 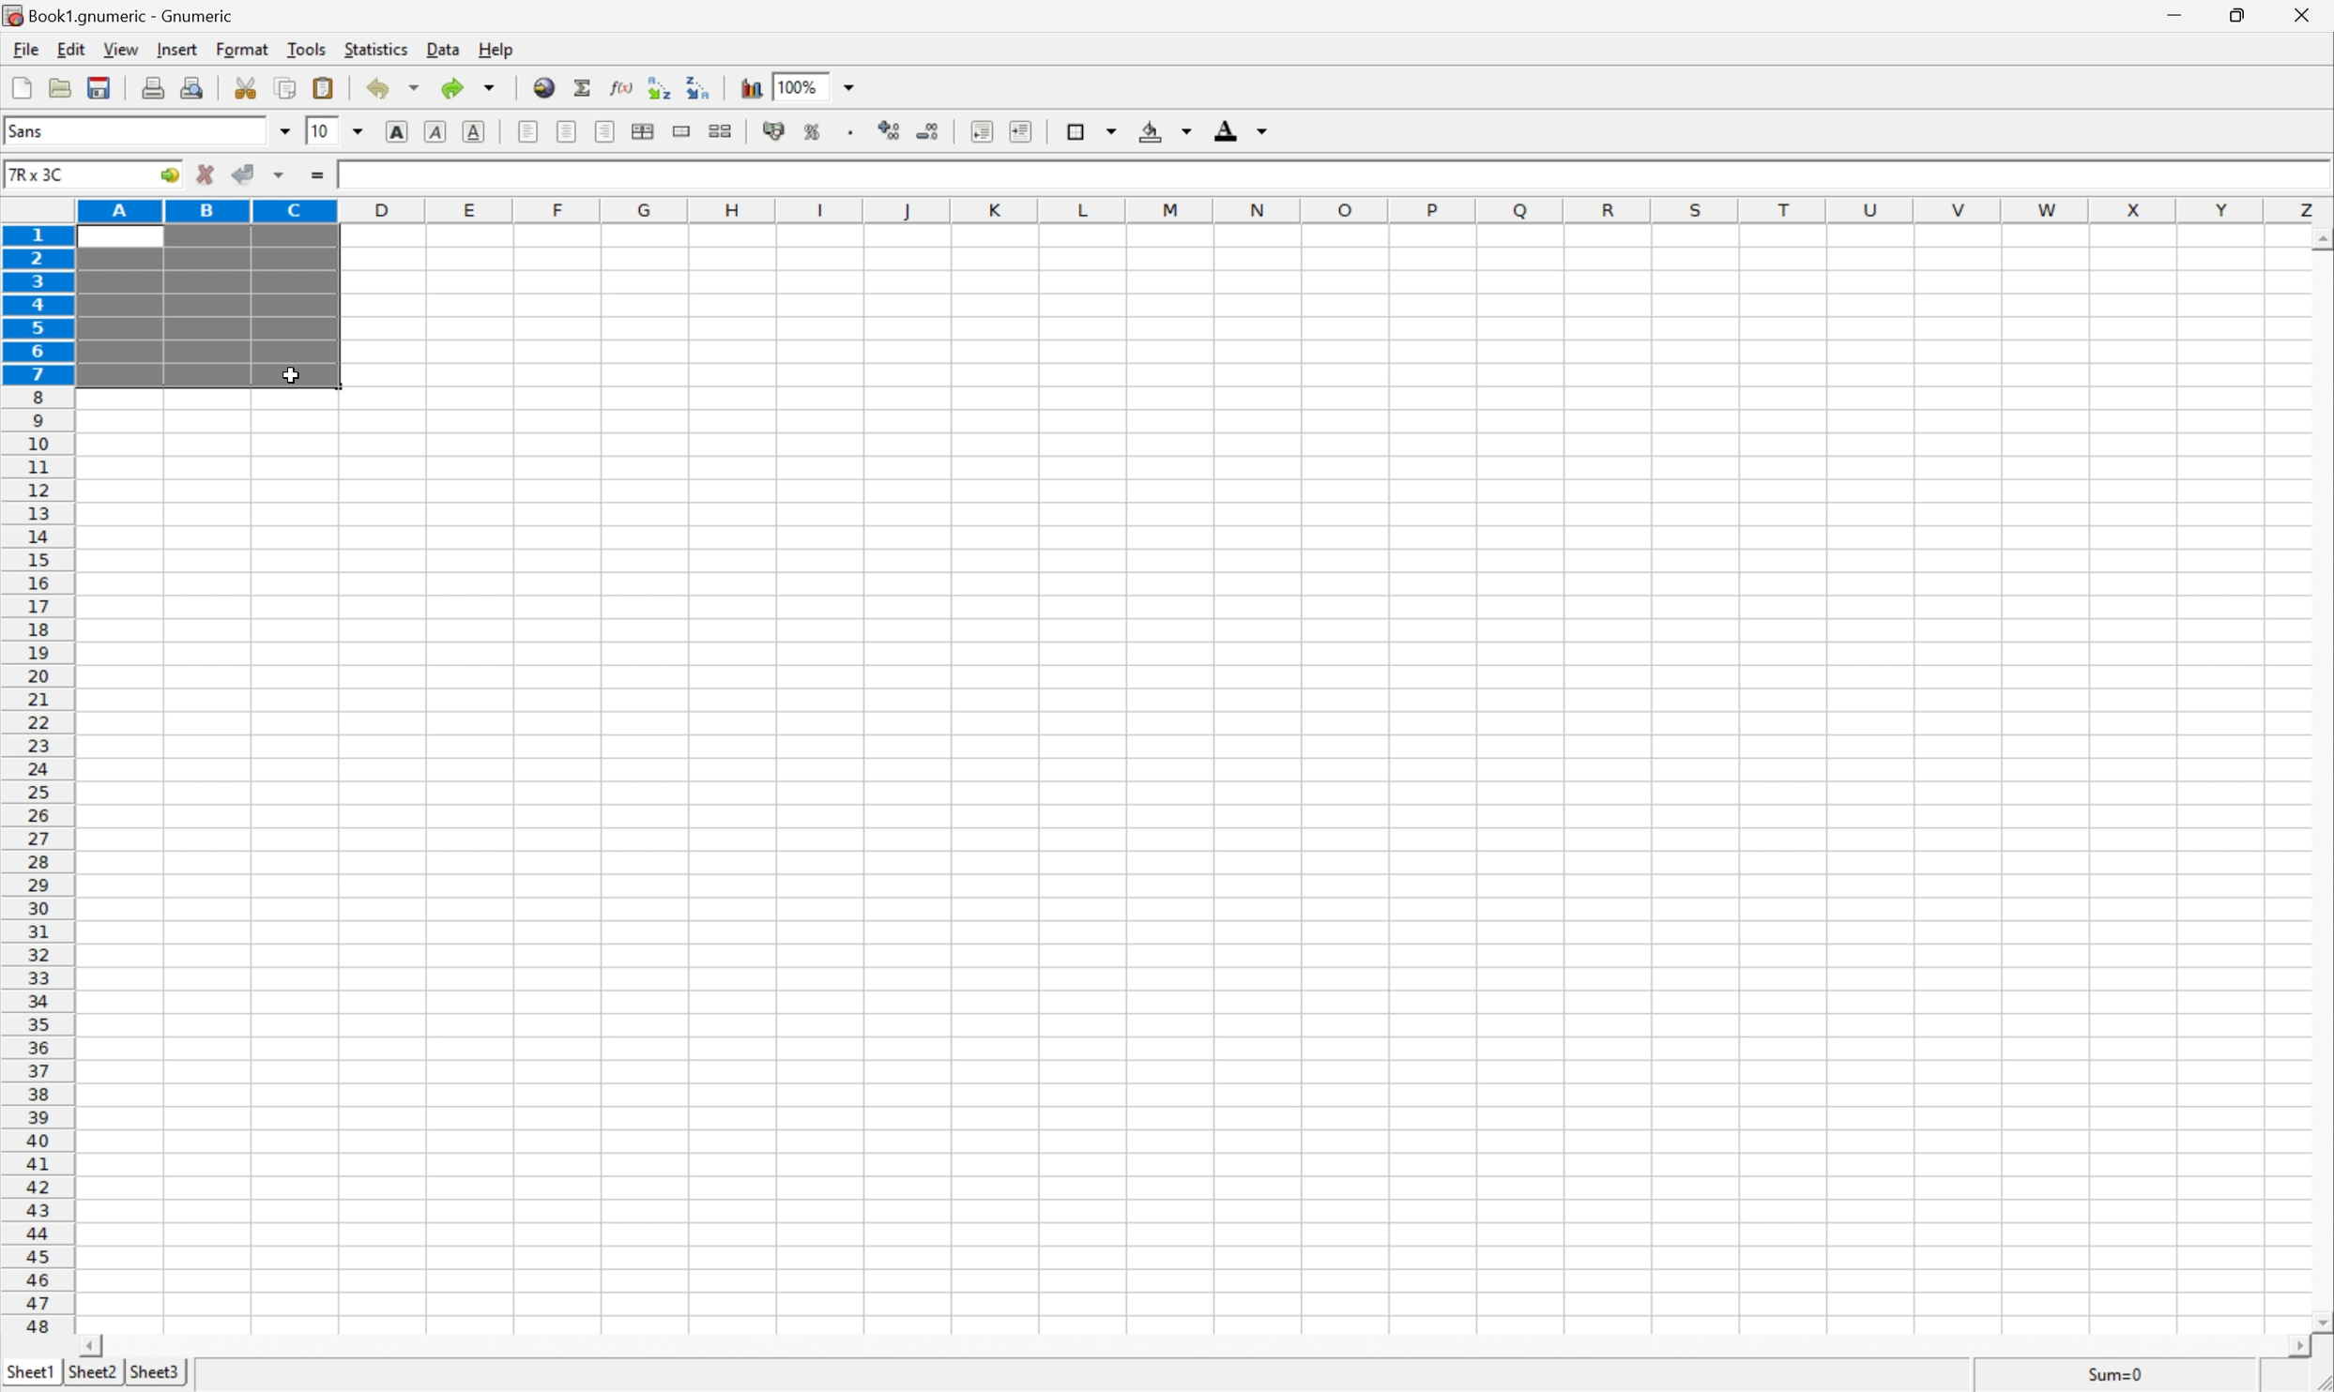 What do you see at coordinates (90, 1377) in the screenshot?
I see `sheet2` at bounding box center [90, 1377].